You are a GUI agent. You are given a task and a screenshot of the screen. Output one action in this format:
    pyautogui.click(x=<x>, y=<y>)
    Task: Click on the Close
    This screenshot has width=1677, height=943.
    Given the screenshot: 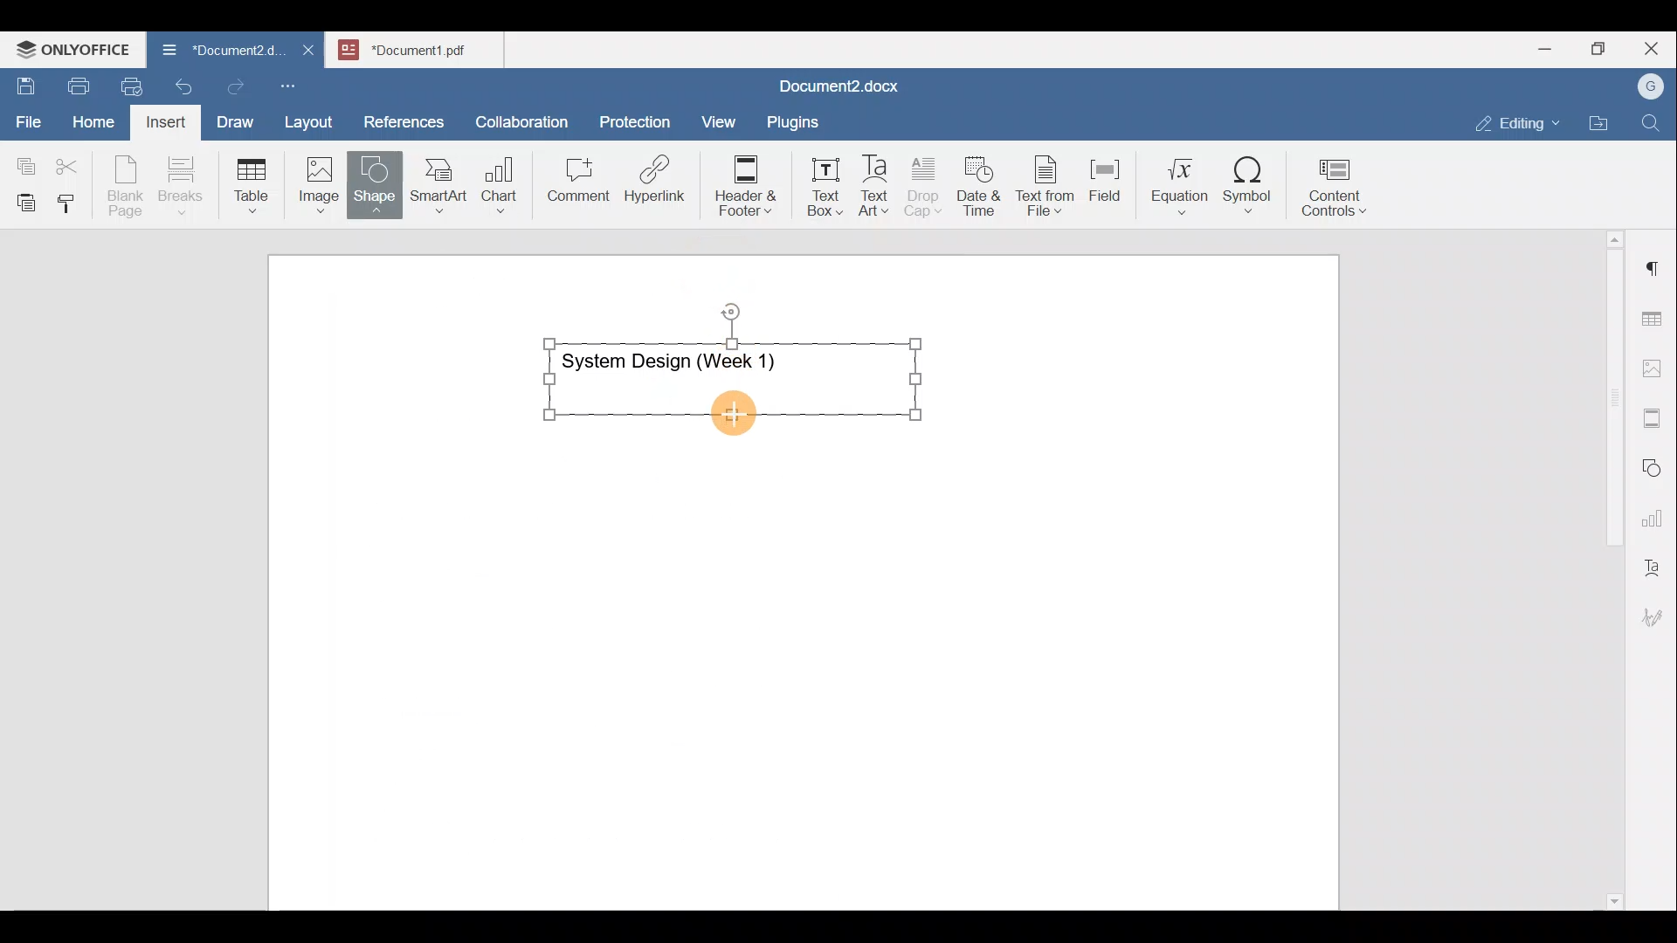 What is the action you would take?
    pyautogui.click(x=1654, y=50)
    